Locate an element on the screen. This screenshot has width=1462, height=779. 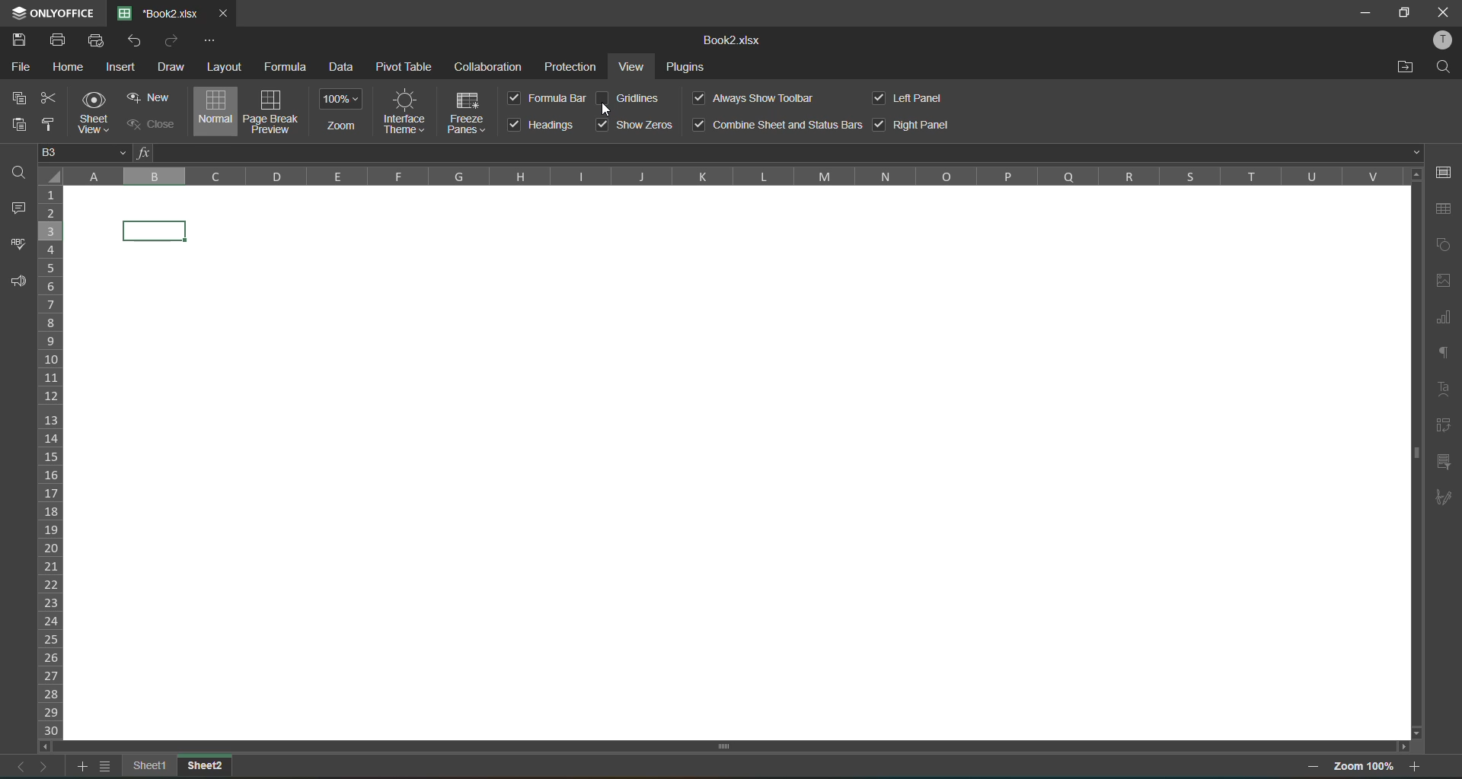
freeze panes is located at coordinates (468, 116).